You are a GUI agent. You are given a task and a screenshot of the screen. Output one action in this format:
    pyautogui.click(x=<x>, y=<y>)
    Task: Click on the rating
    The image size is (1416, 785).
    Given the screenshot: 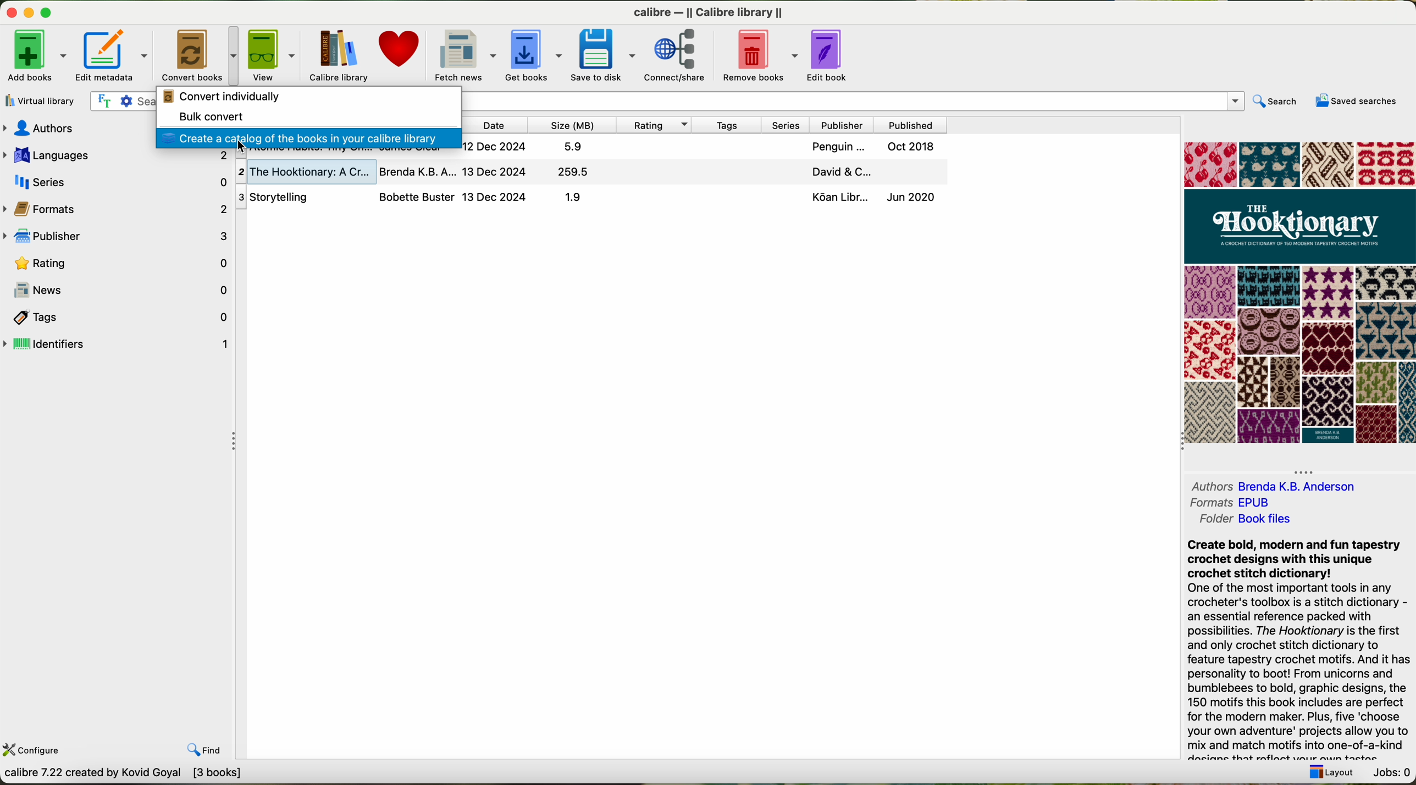 What is the action you would take?
    pyautogui.click(x=656, y=125)
    